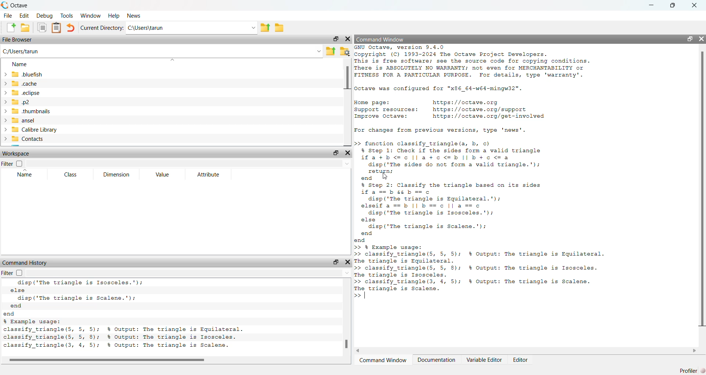  I want to click on cursor, so click(384, 176).